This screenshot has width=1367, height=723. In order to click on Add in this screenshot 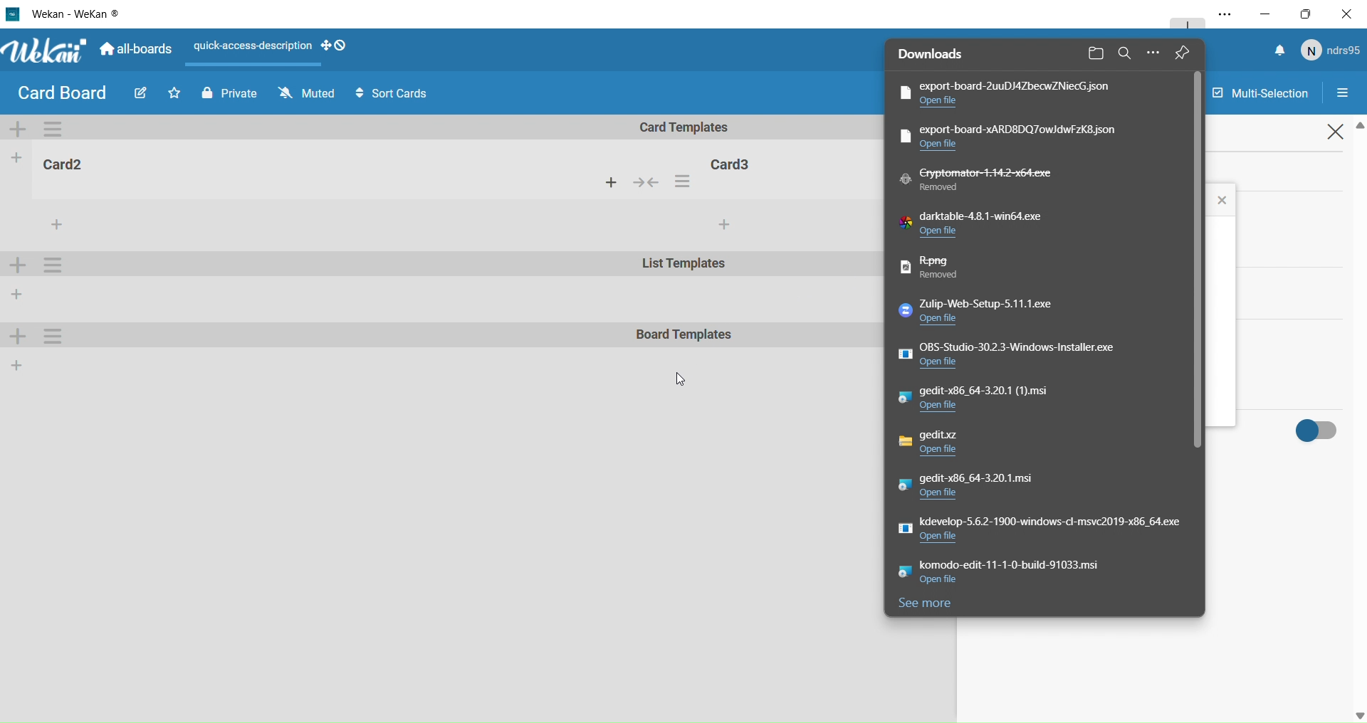, I will do `click(18, 364)`.